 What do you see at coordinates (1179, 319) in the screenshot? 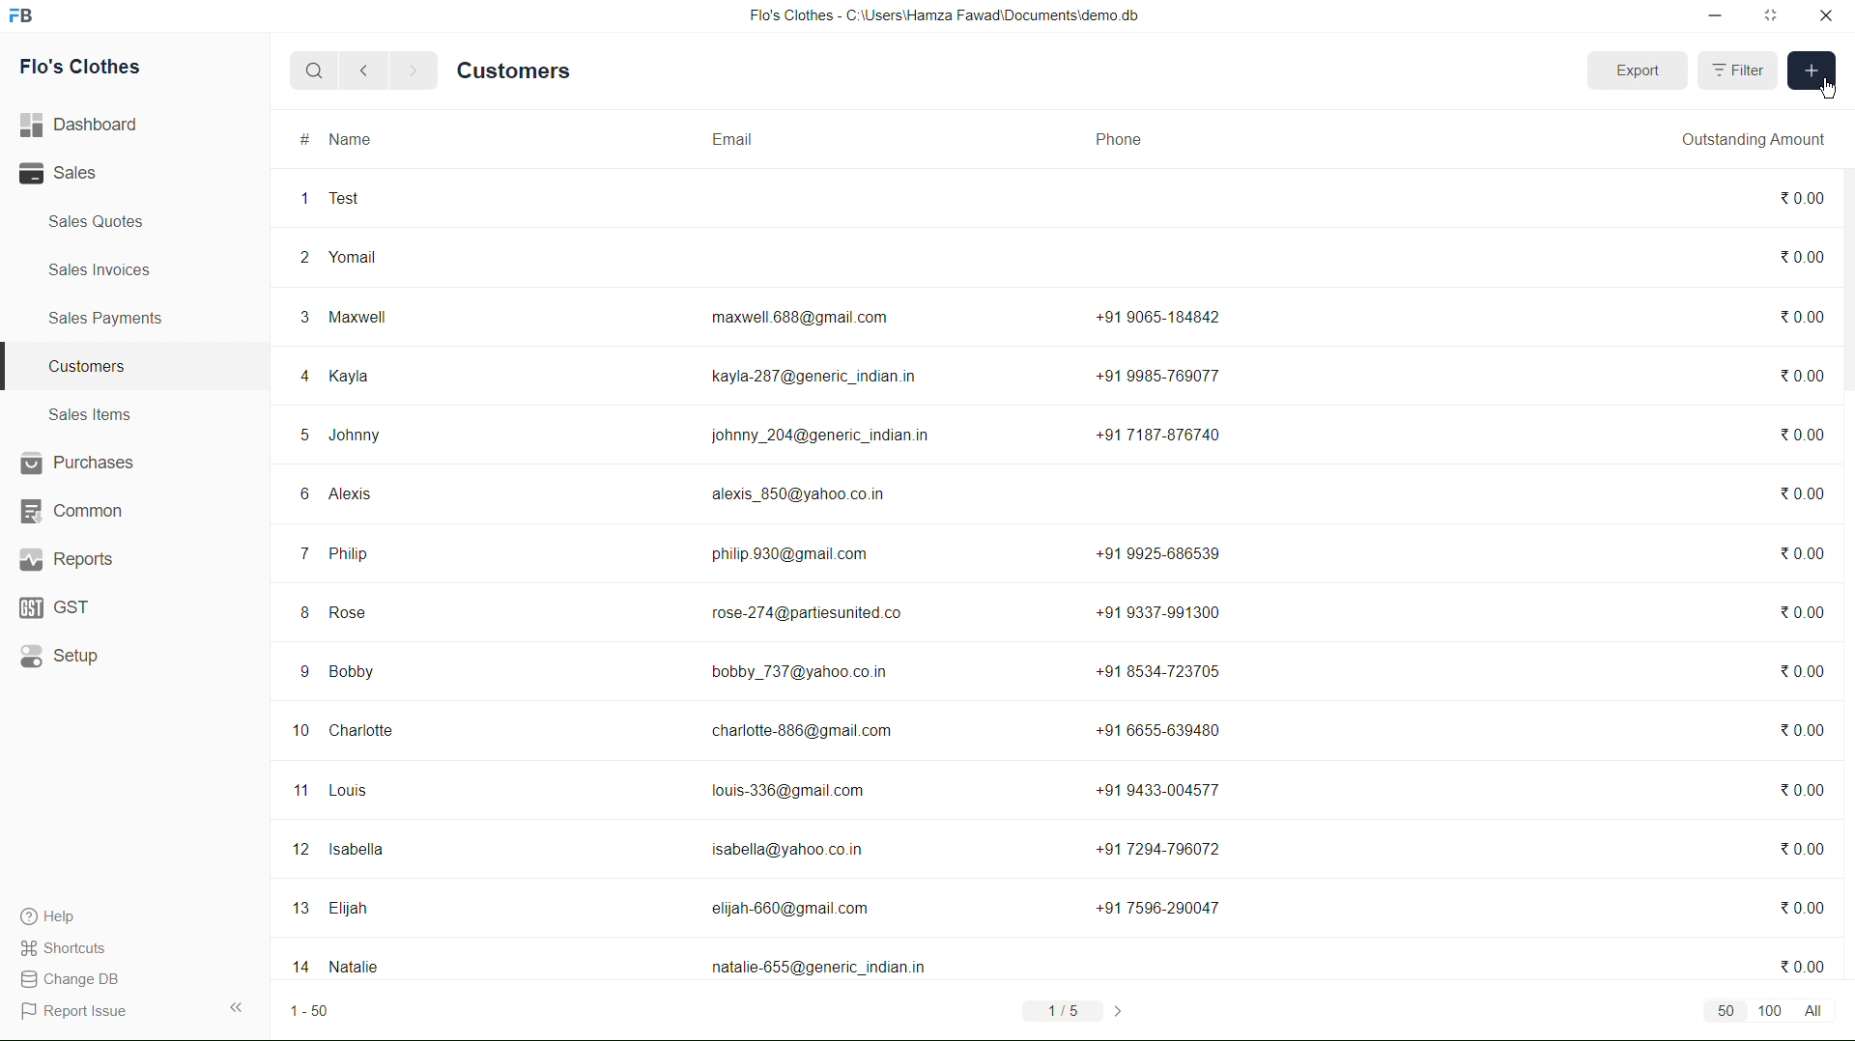
I see ` +91 9065-184842` at bounding box center [1179, 319].